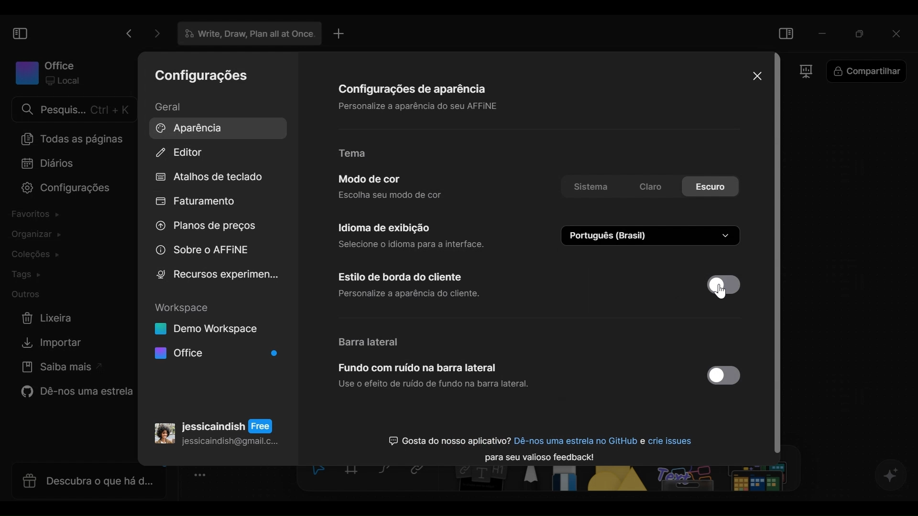 This screenshot has height=516, width=918. I want to click on Click to go forward, so click(154, 33).